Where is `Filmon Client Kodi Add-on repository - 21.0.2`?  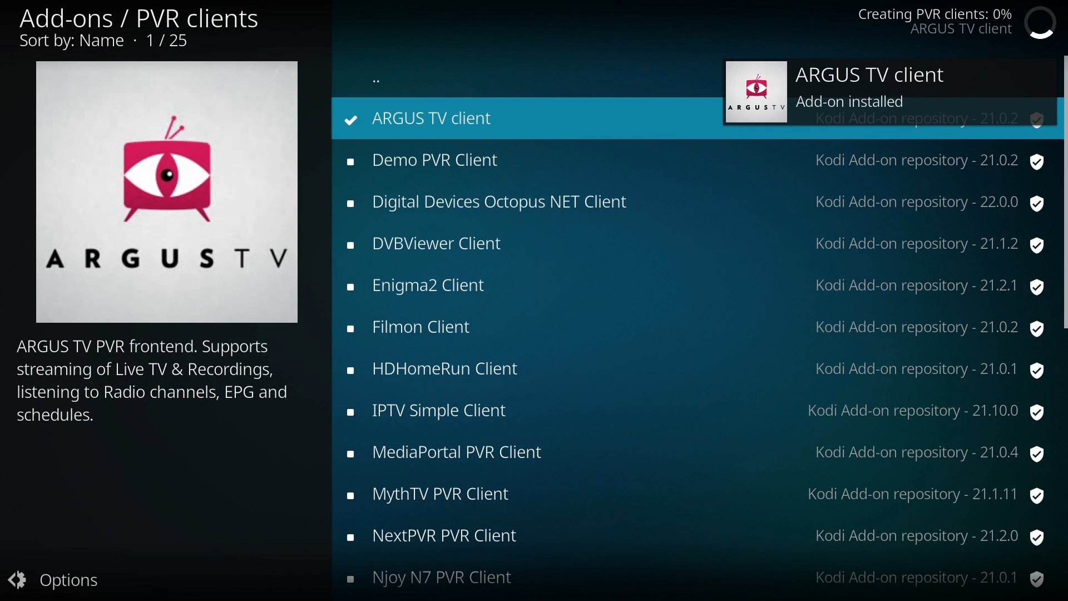
Filmon Client Kodi Add-on repository - 21.0.2 is located at coordinates (691, 328).